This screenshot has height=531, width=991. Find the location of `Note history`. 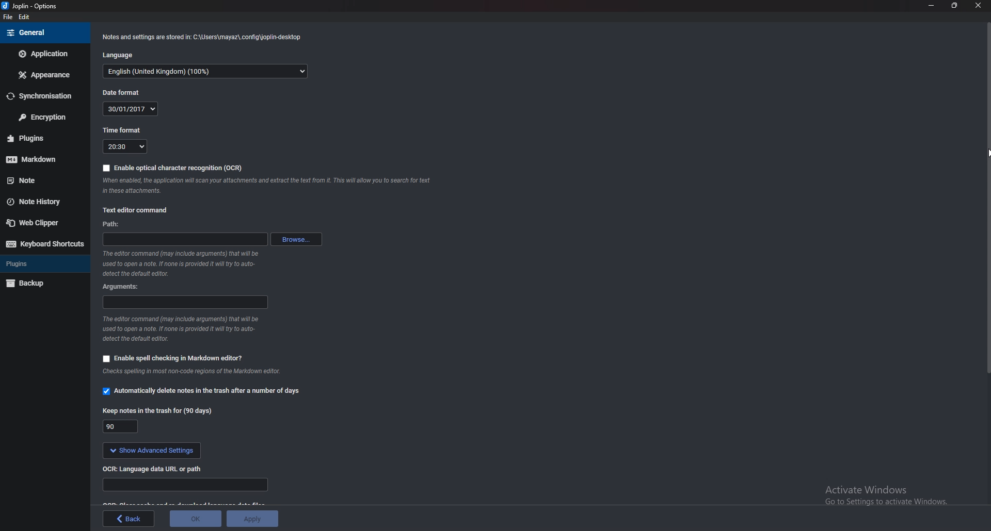

Note history is located at coordinates (38, 202).